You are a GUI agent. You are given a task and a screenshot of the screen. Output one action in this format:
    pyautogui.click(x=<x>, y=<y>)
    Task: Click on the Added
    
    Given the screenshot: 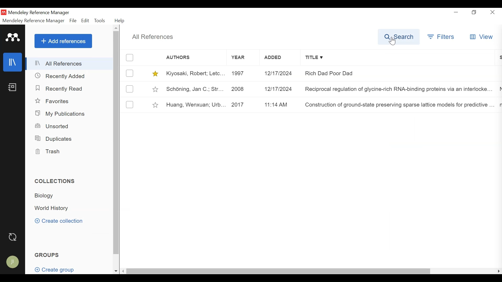 What is the action you would take?
    pyautogui.click(x=280, y=58)
    